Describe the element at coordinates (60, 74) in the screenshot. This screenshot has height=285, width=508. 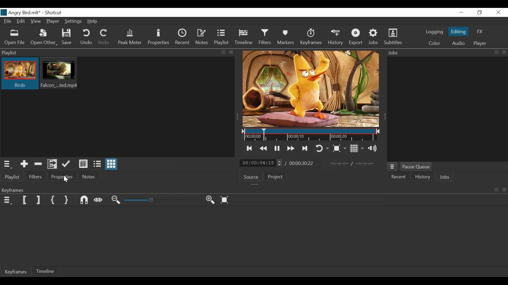
I see `Clip` at that location.